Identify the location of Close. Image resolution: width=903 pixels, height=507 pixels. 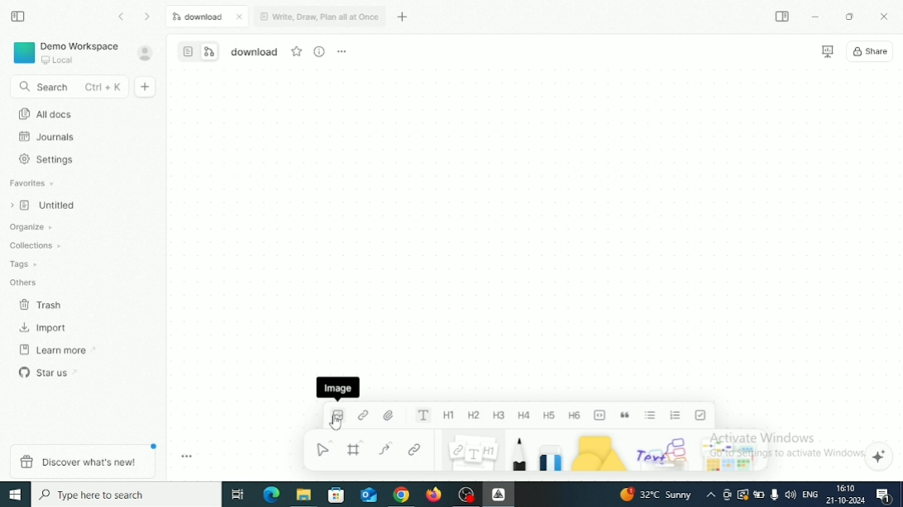
(884, 17).